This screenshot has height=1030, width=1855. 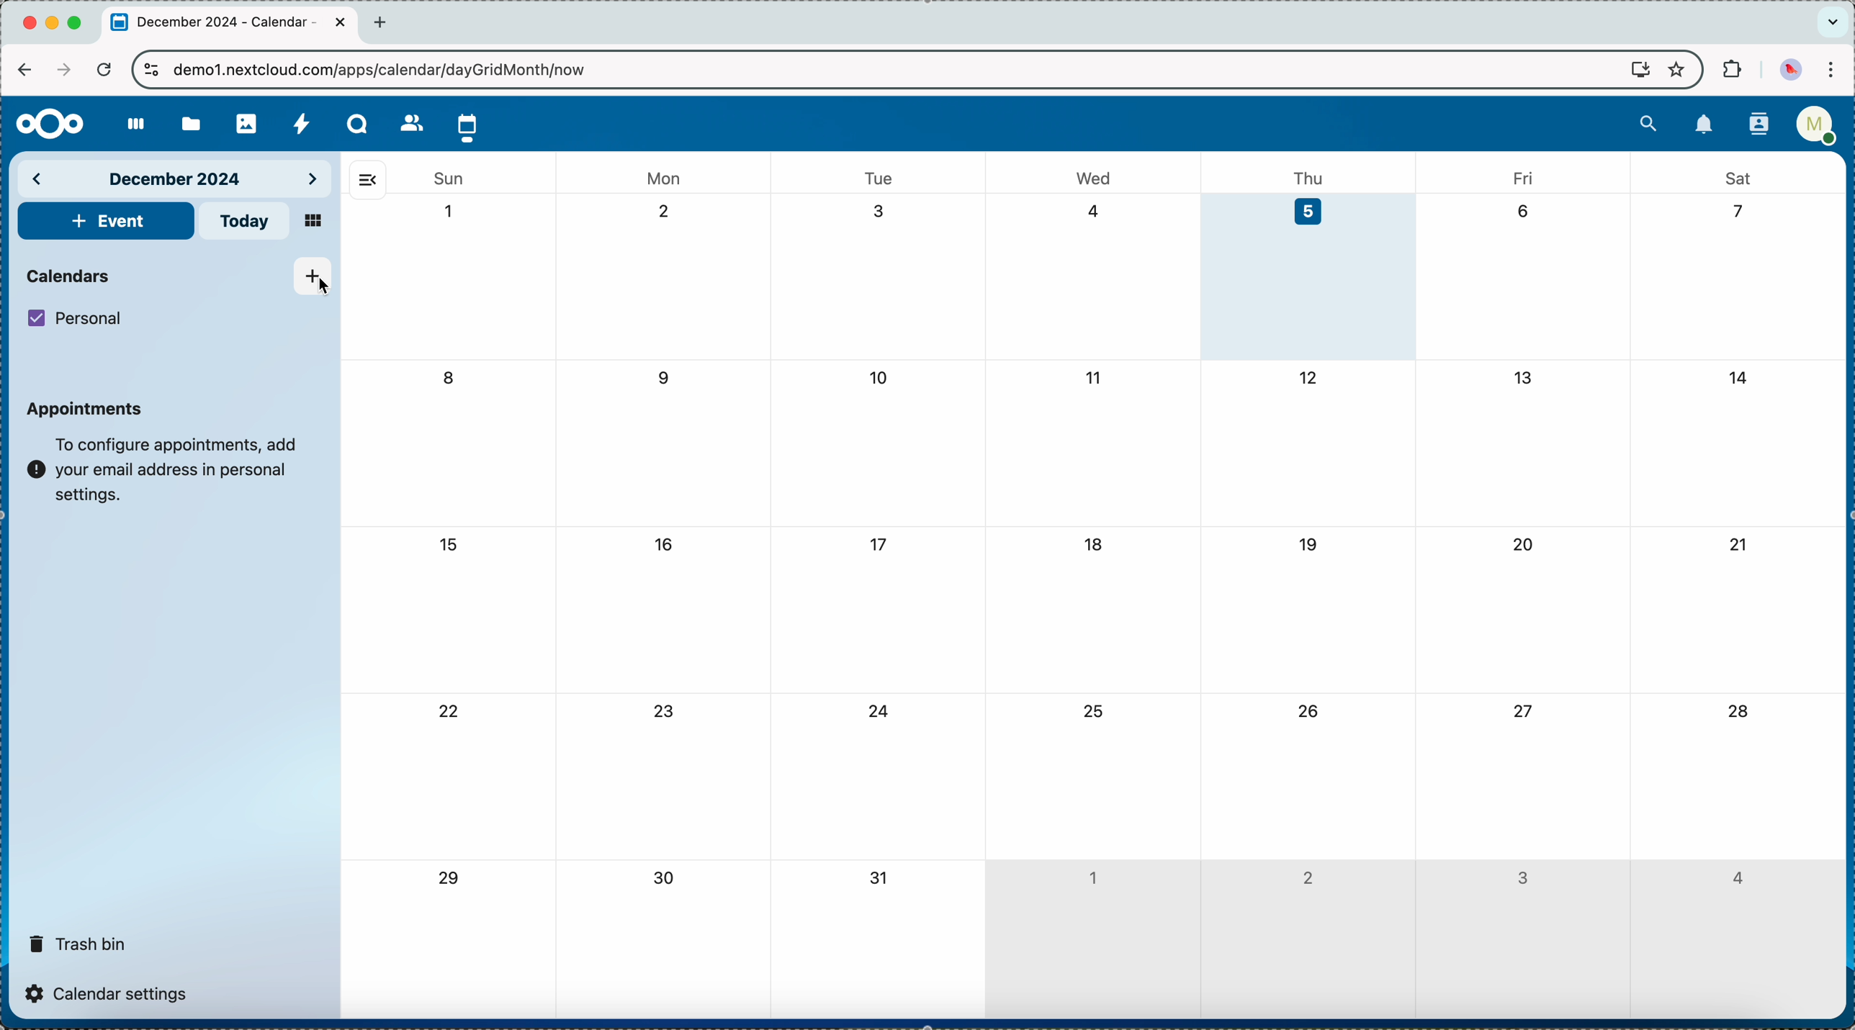 I want to click on favorites, so click(x=1675, y=68).